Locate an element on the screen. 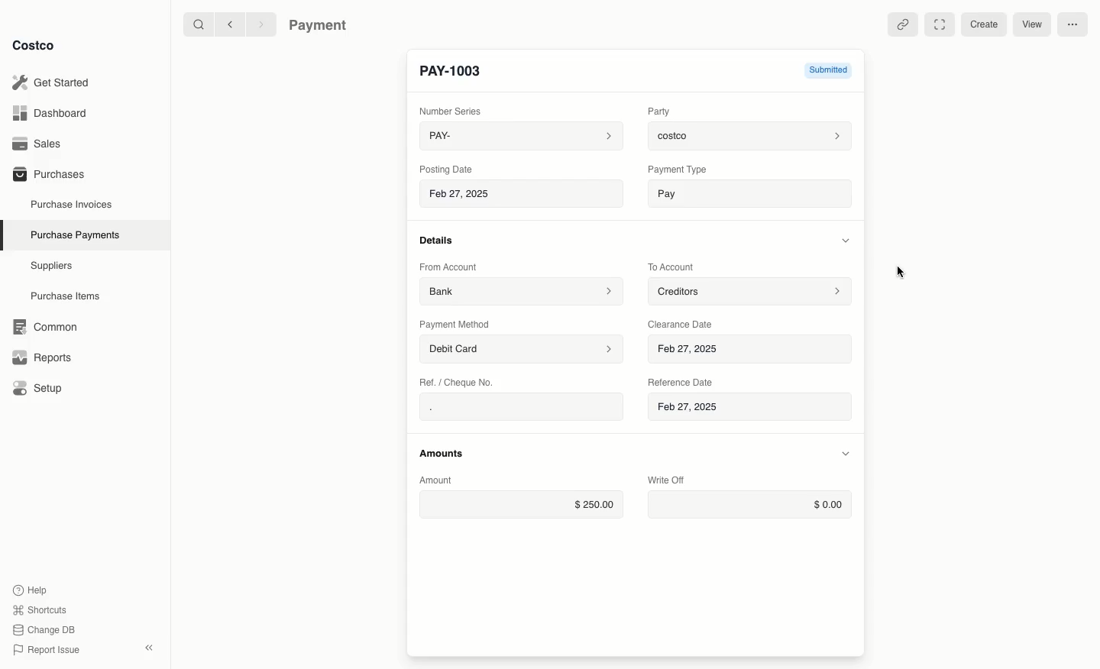 The image size is (1100, 669). Posting Date is located at coordinates (448, 168).